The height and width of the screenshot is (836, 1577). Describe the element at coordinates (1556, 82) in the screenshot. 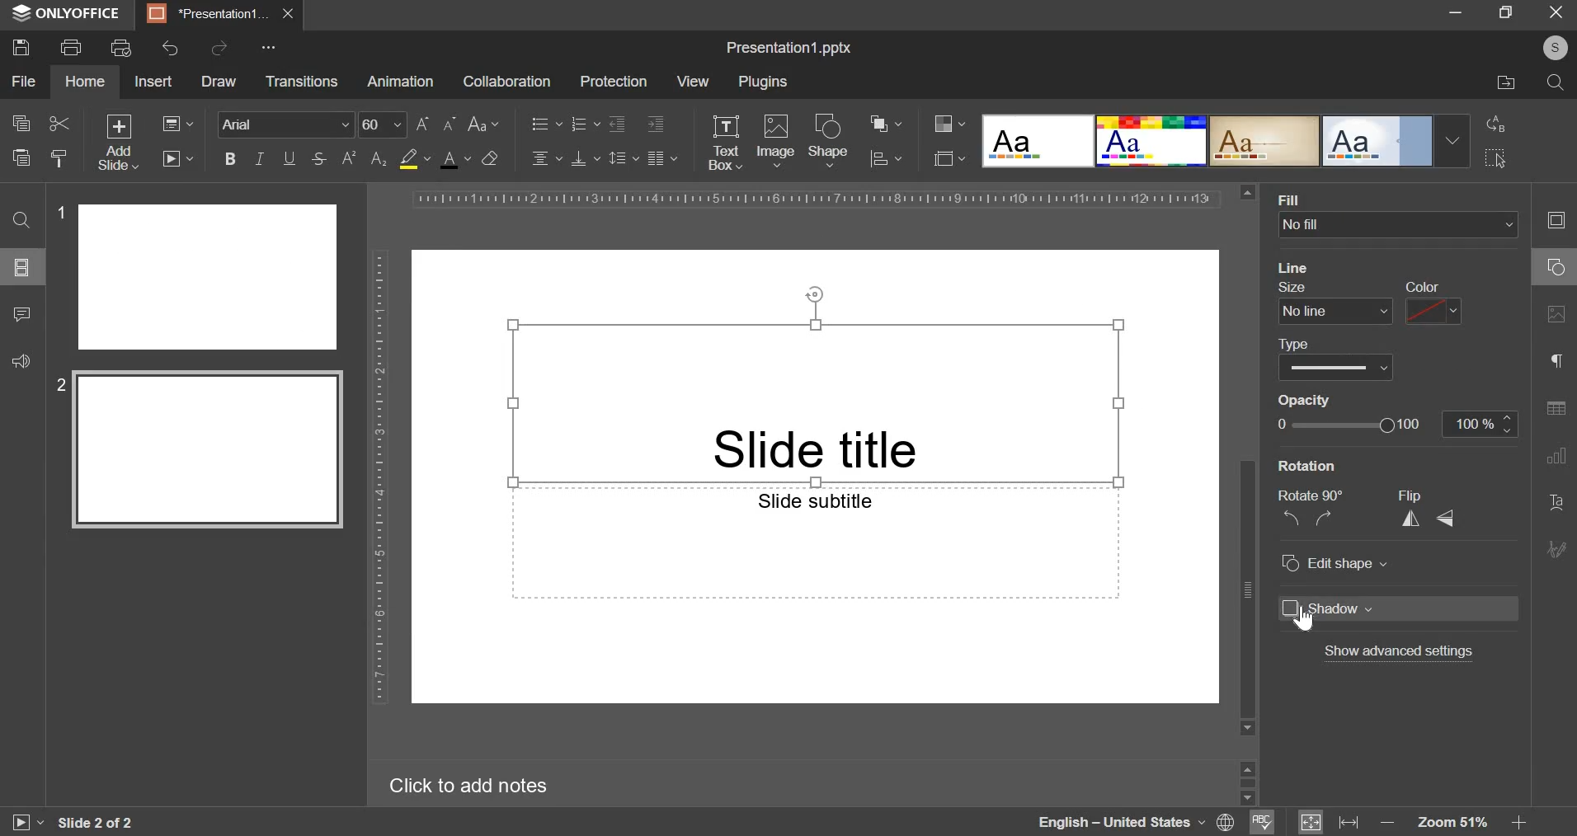

I see `search` at that location.